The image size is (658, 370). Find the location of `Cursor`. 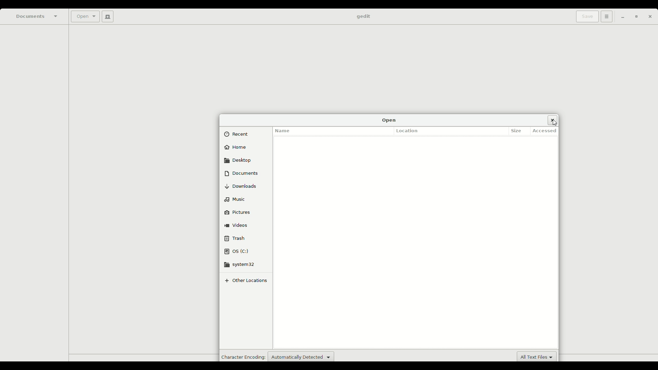

Cursor is located at coordinates (556, 124).